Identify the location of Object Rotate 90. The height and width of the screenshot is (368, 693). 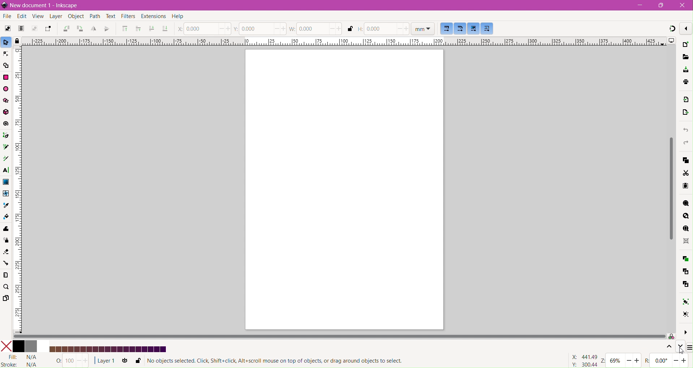
(79, 29).